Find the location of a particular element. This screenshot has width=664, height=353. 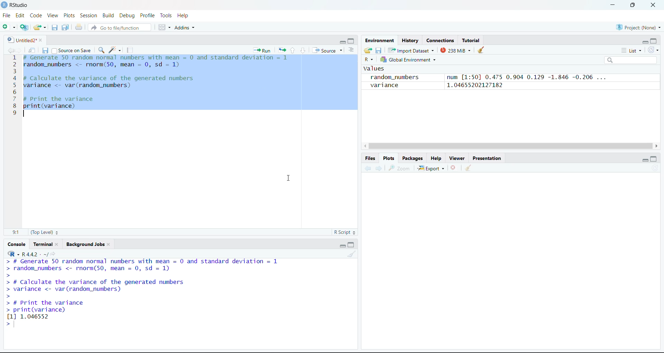

save all is located at coordinates (65, 27).